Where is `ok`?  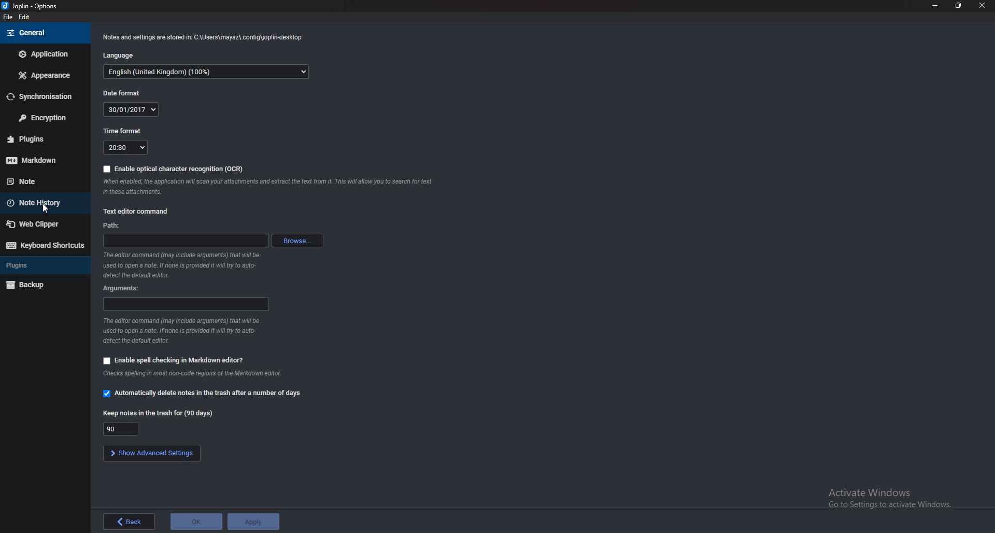 ok is located at coordinates (196, 522).